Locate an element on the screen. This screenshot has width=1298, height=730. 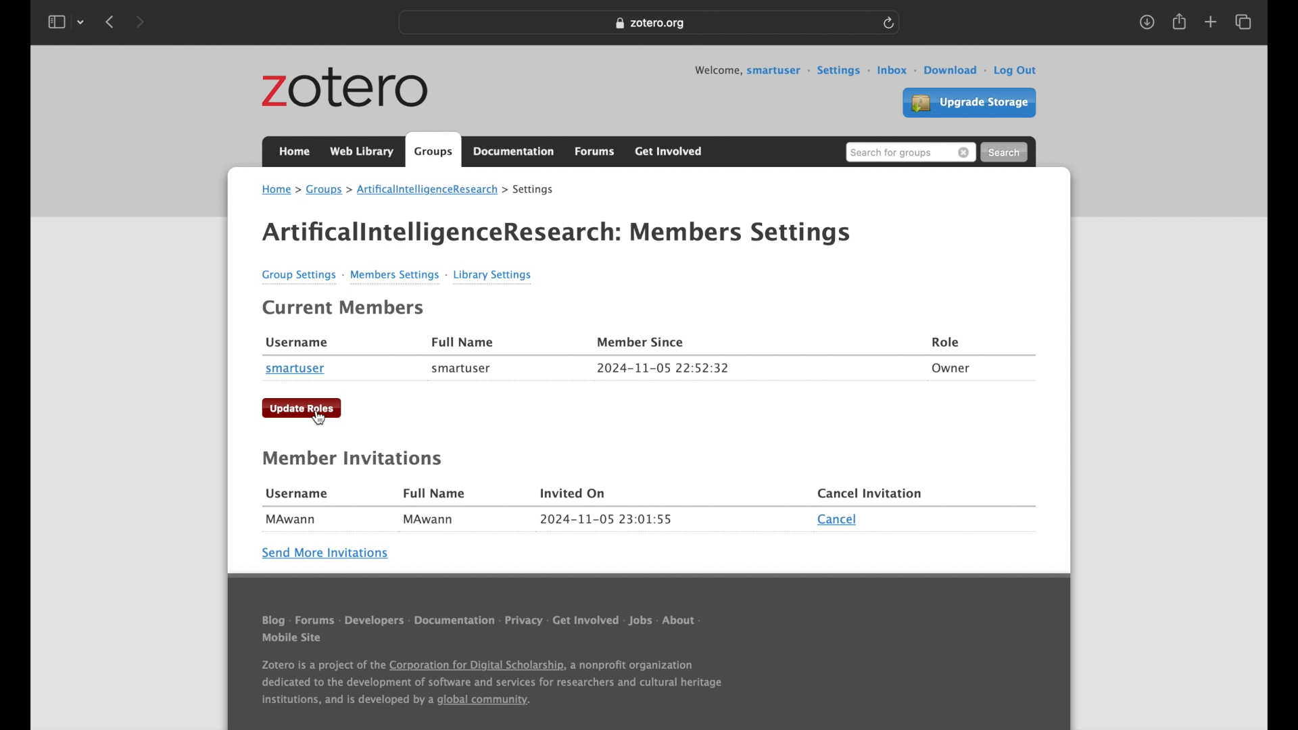
refresh is located at coordinates (892, 23).